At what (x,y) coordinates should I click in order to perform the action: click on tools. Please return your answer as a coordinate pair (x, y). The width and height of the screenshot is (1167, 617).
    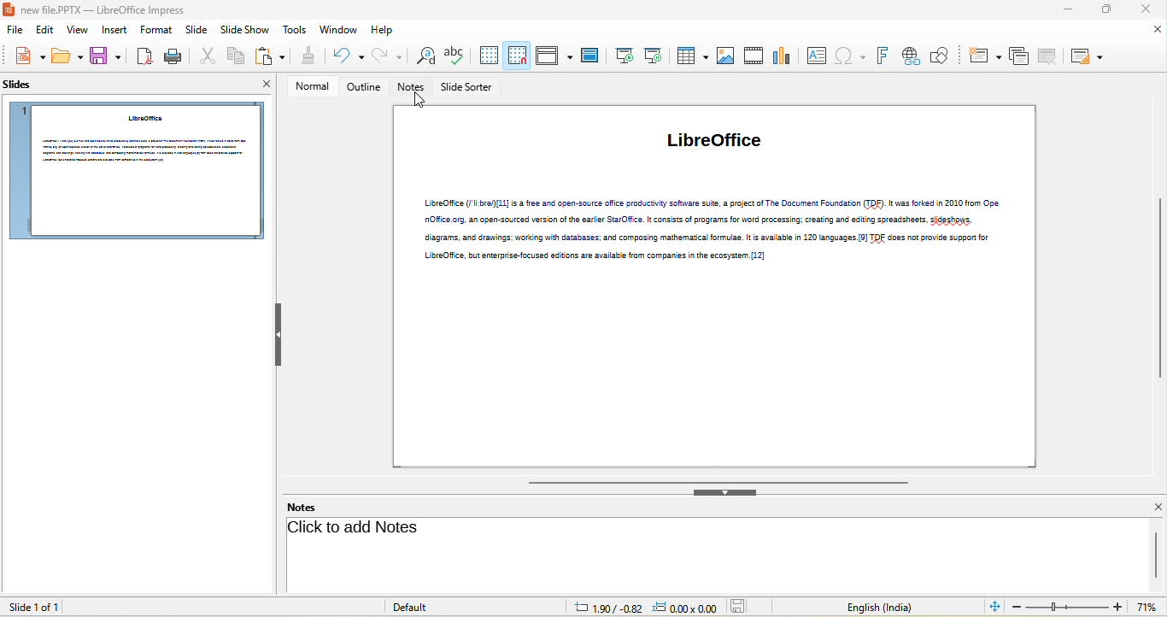
    Looking at the image, I should click on (296, 31).